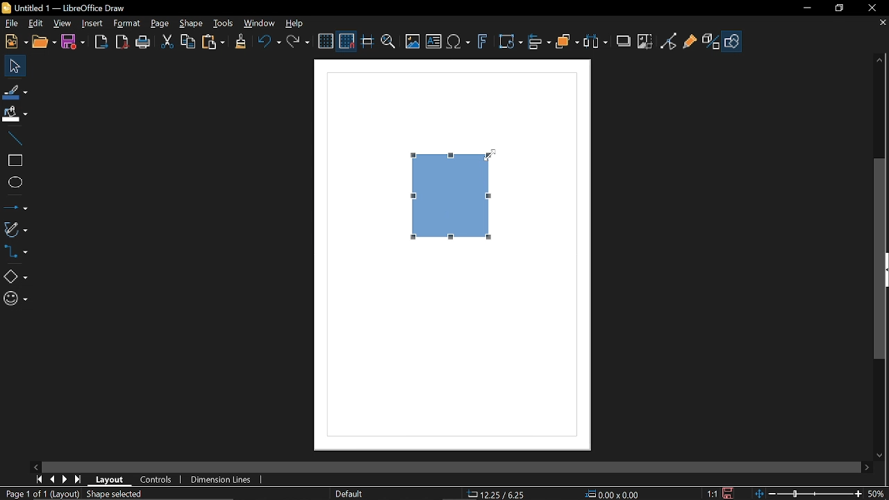  What do you see at coordinates (411, 42) in the screenshot?
I see `Insert image` at bounding box center [411, 42].